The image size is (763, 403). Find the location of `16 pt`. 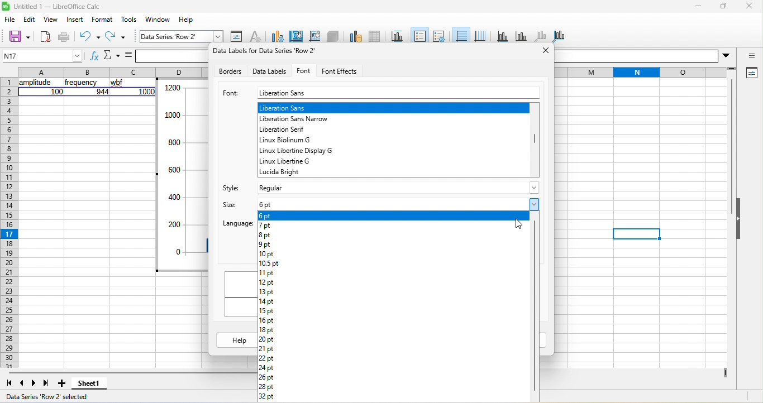

16 pt is located at coordinates (267, 322).